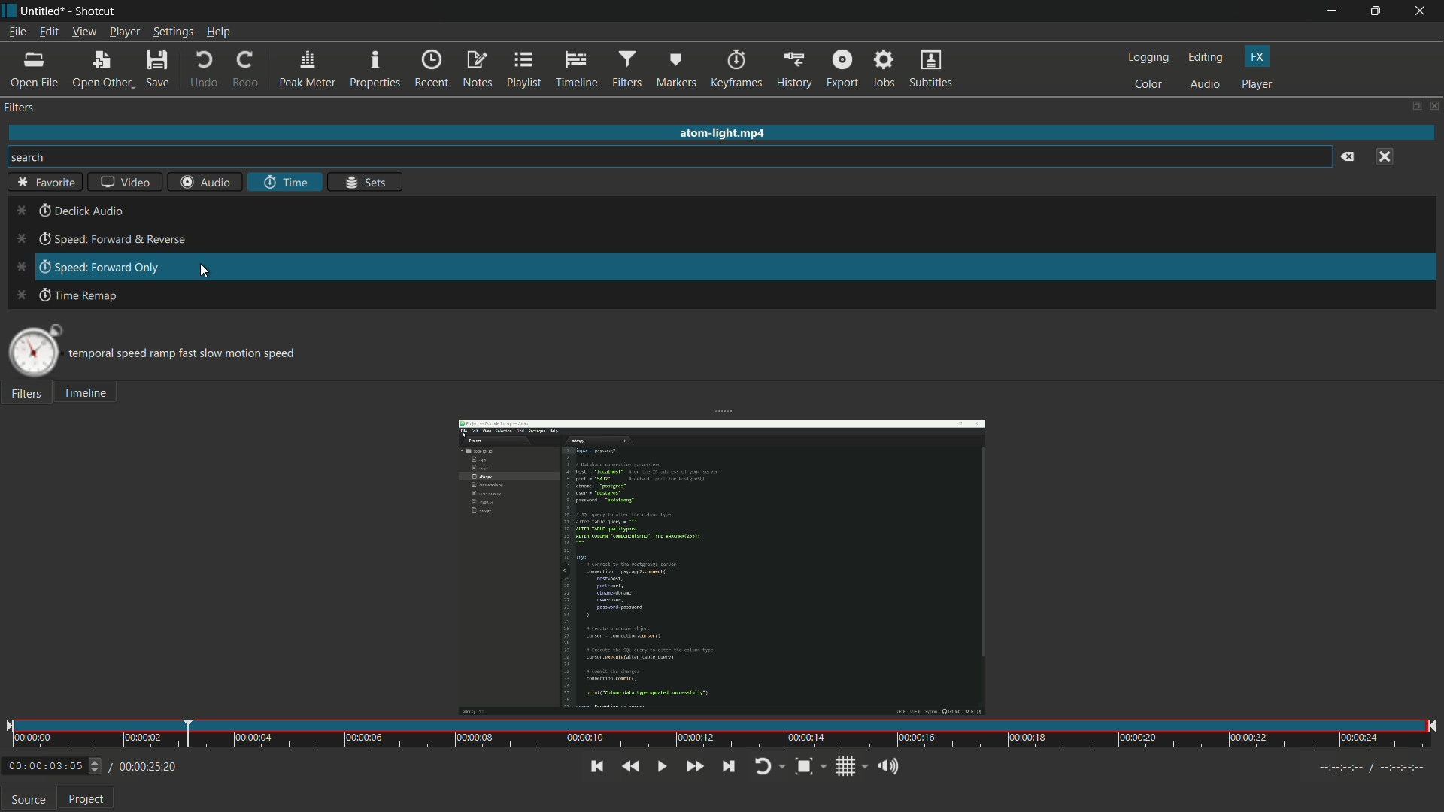  I want to click on /00:00:25:20, so click(148, 766).